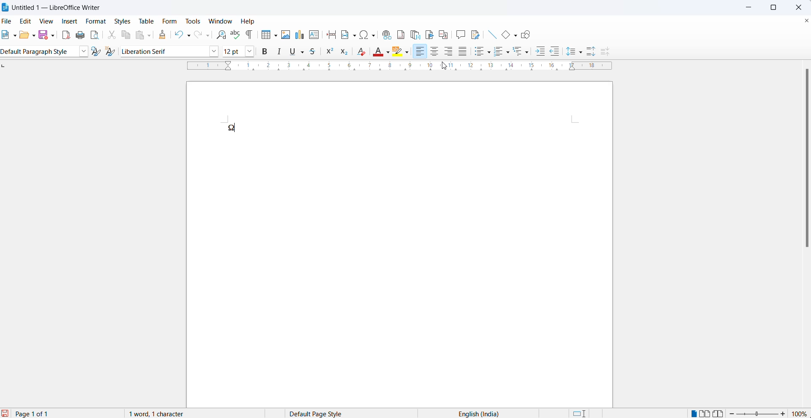  What do you see at coordinates (806, 21) in the screenshot?
I see `close document` at bounding box center [806, 21].